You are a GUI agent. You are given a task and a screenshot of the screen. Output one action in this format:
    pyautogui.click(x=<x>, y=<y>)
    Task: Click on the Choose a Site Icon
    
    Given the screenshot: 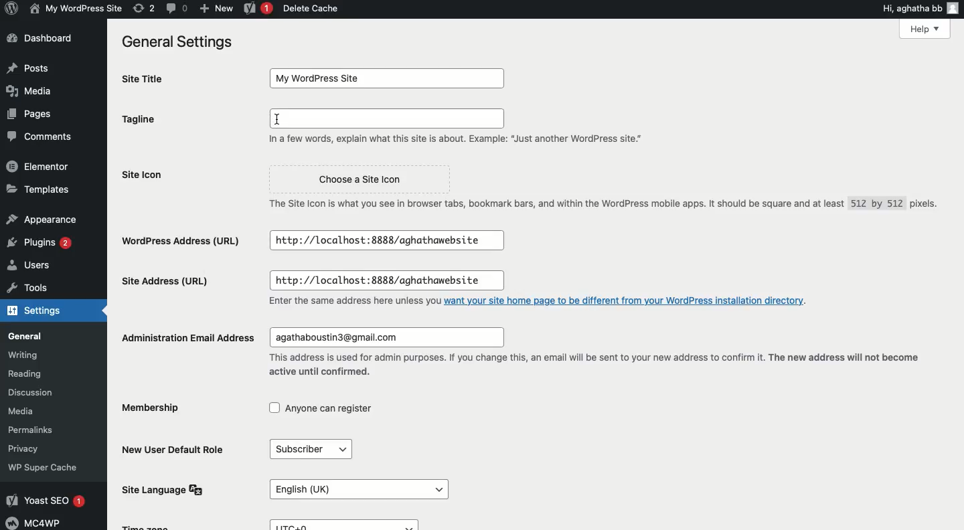 What is the action you would take?
    pyautogui.click(x=364, y=177)
    